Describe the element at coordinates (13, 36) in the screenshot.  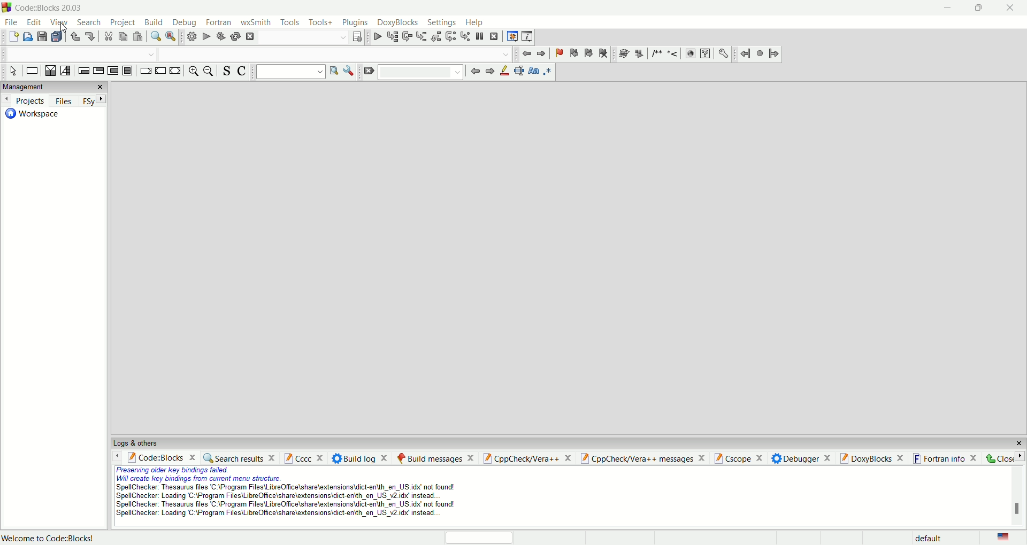
I see `new` at that location.